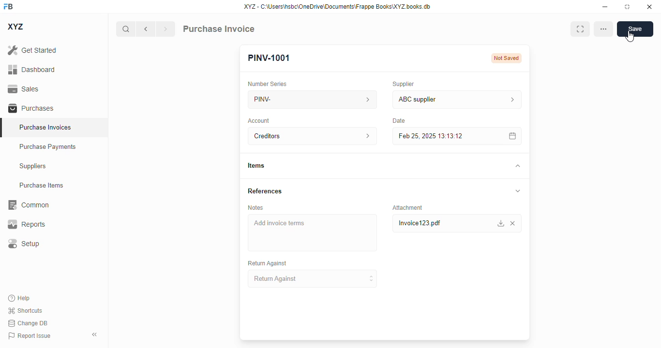 The width and height of the screenshot is (661, 348). What do you see at coordinates (165, 29) in the screenshot?
I see `next` at bounding box center [165, 29].